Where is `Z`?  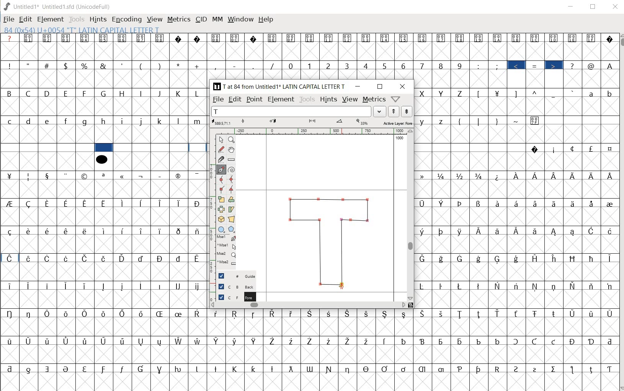 Z is located at coordinates (461, 93).